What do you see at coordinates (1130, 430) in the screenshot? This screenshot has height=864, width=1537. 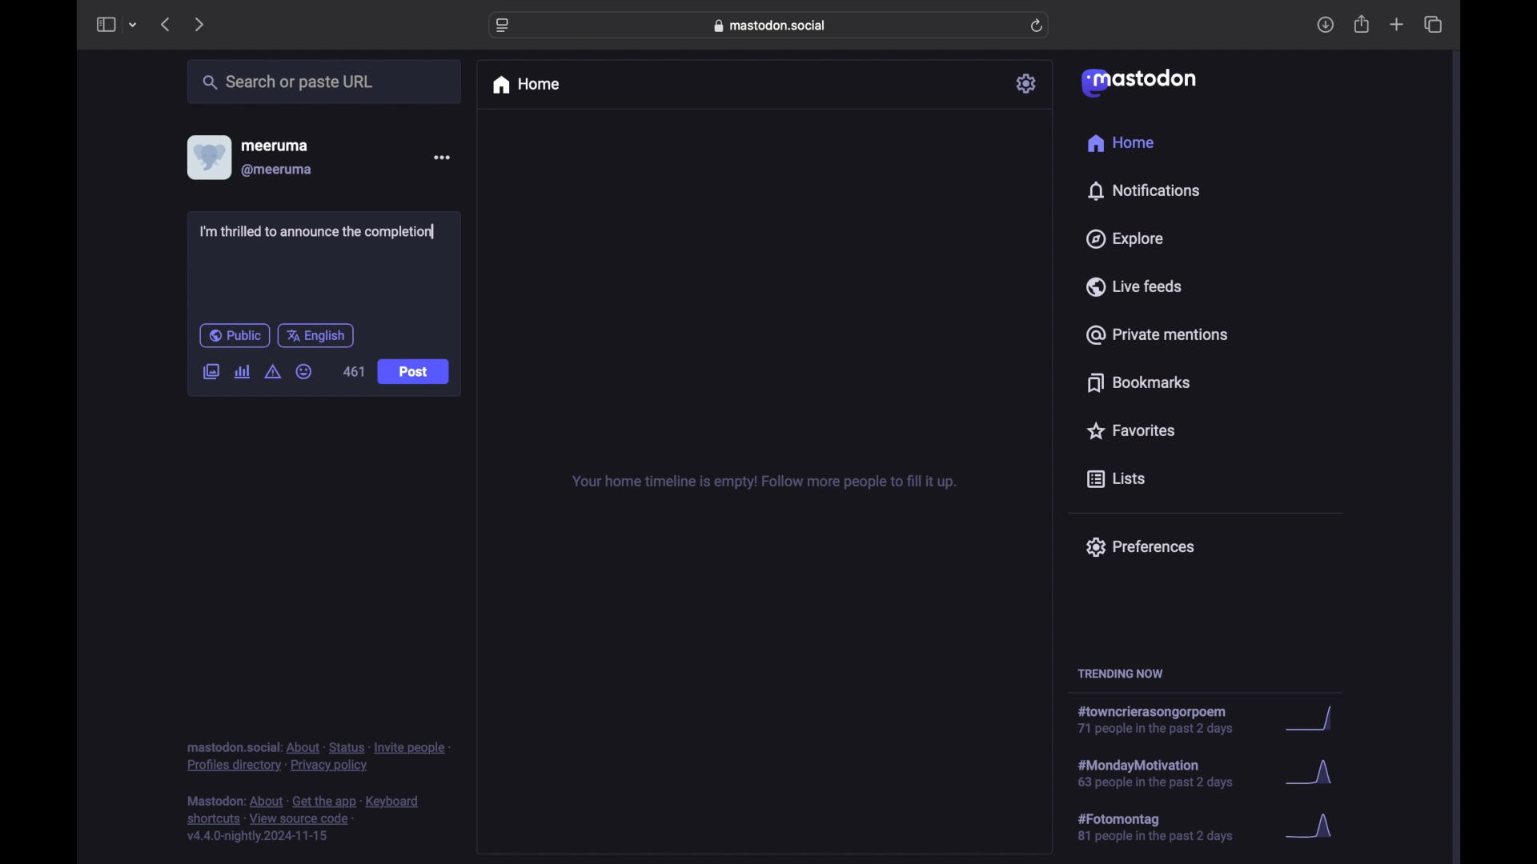 I see `favorites` at bounding box center [1130, 430].